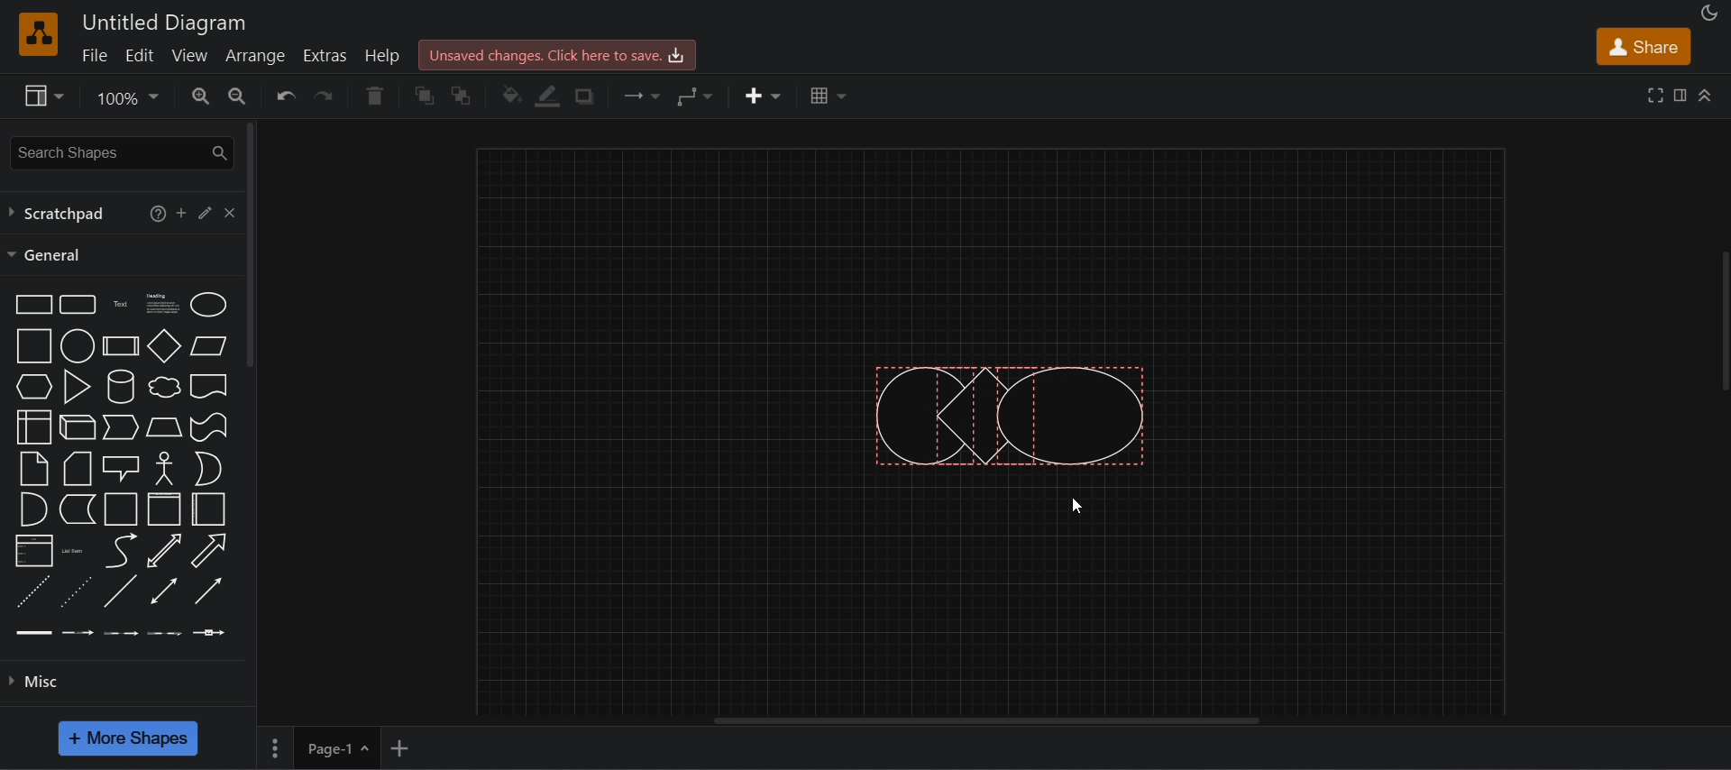 The width and height of the screenshot is (1731, 770). Describe the element at coordinates (34, 631) in the screenshot. I see `link` at that location.